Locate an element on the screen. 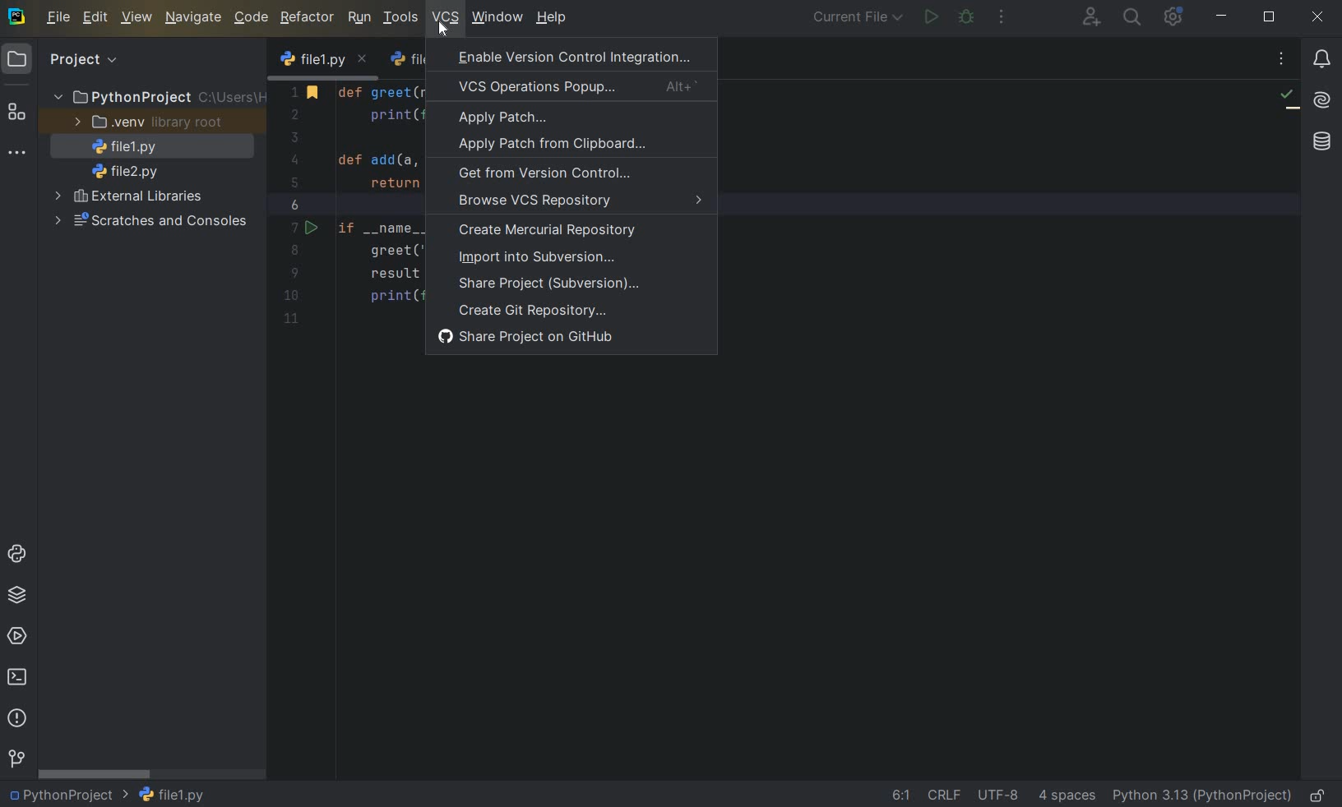 The height and width of the screenshot is (807, 1342). cursor is located at coordinates (442, 30).